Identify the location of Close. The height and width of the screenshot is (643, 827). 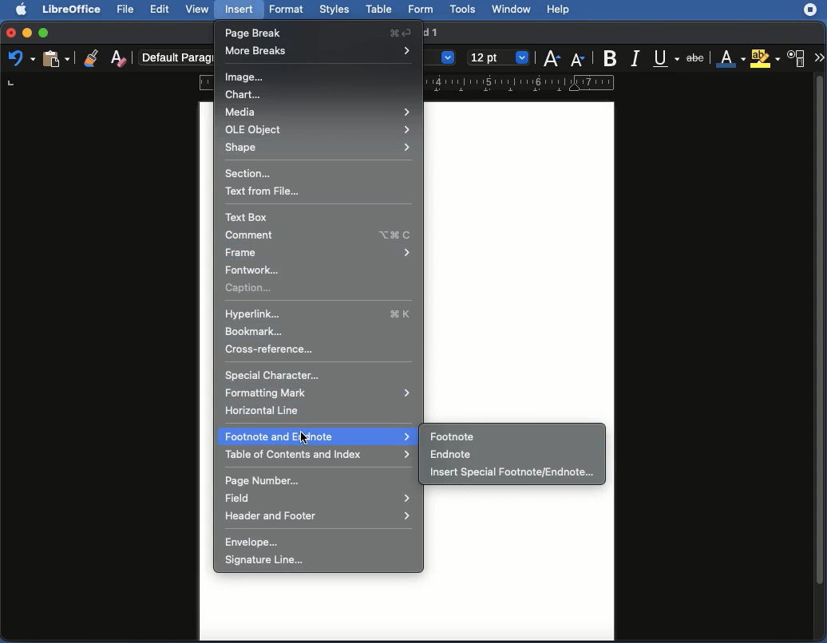
(8, 33).